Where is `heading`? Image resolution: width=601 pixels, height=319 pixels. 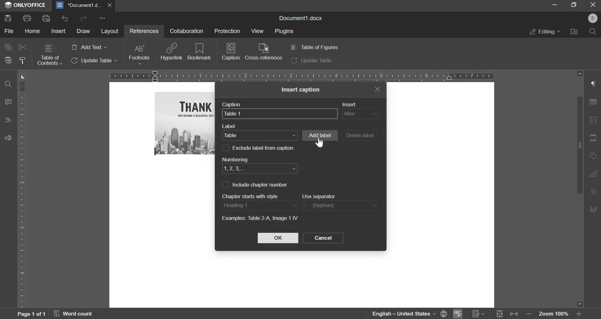
heading is located at coordinates (8, 120).